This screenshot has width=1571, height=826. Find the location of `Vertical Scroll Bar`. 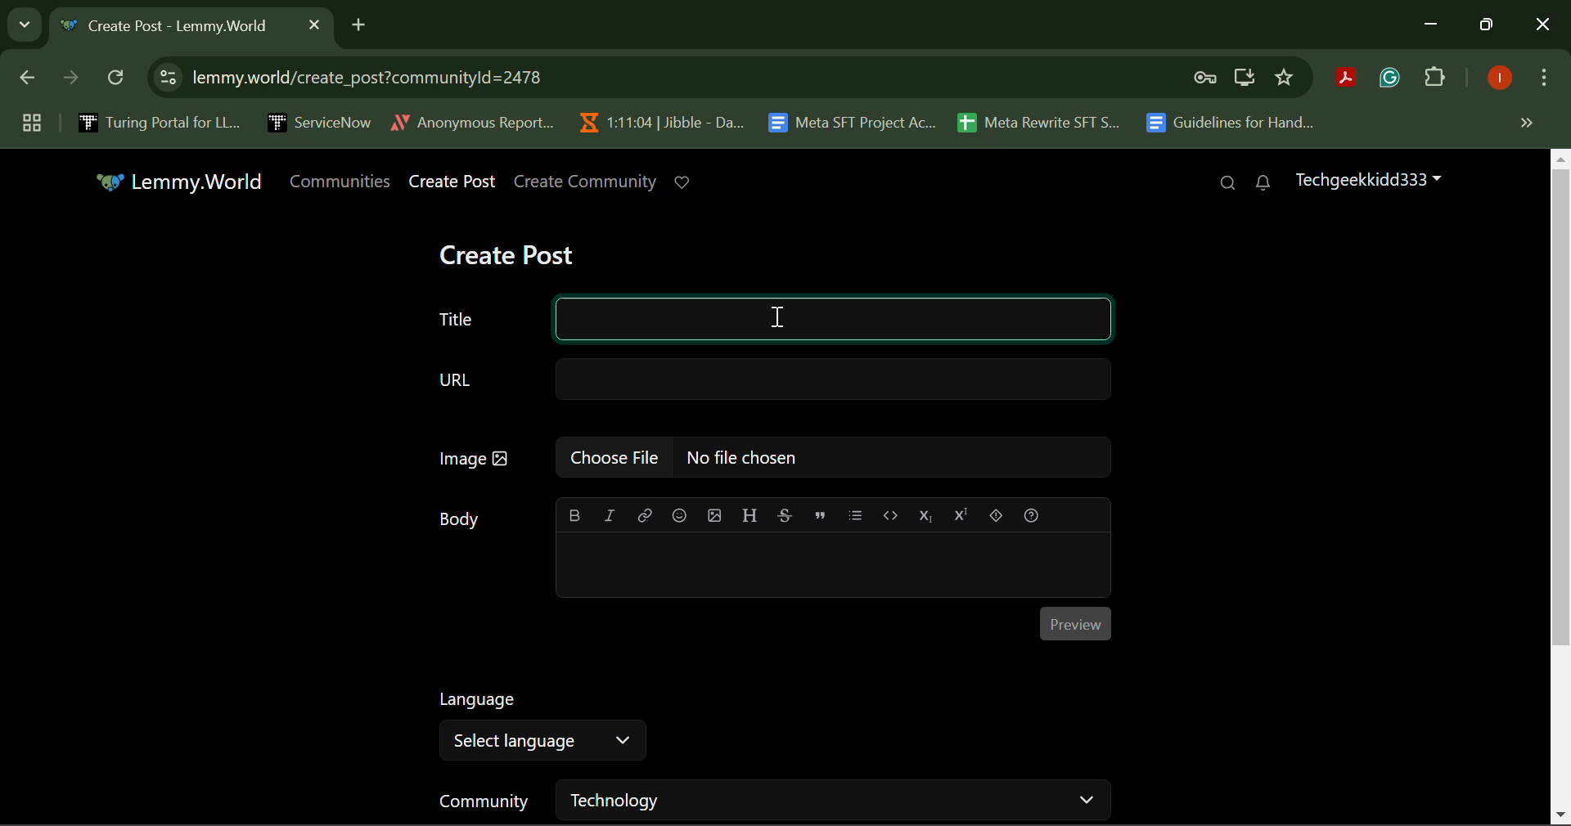

Vertical Scroll Bar is located at coordinates (1561, 487).